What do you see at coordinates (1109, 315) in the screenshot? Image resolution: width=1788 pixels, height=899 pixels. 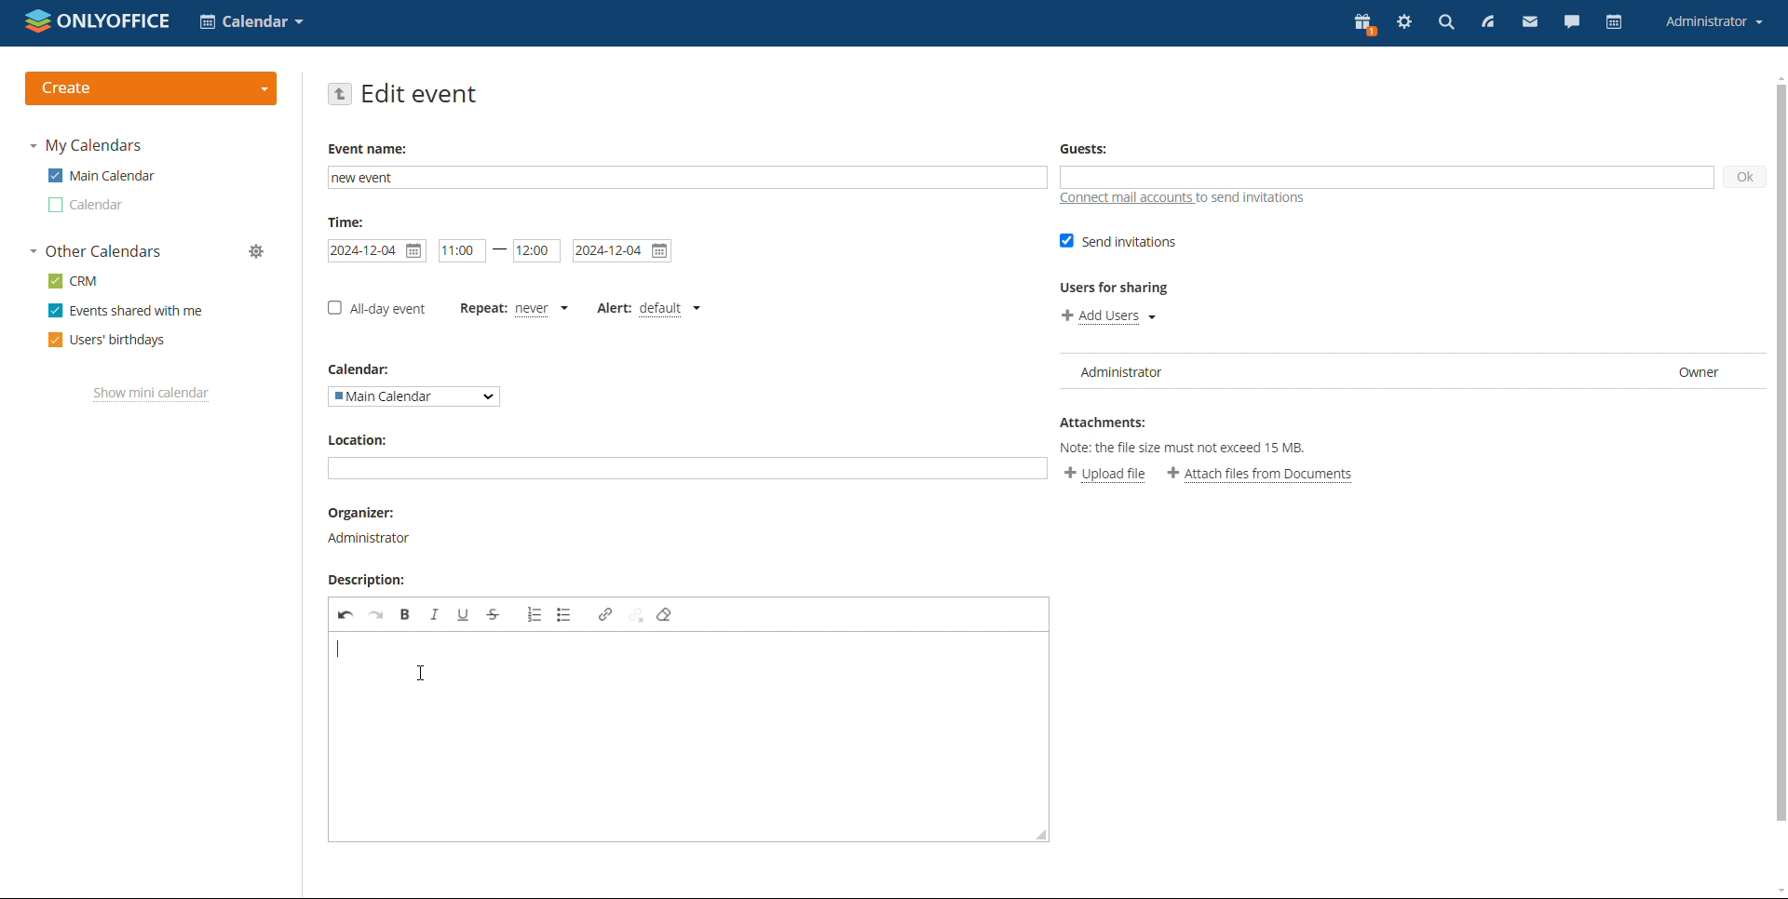 I see `add users` at bounding box center [1109, 315].